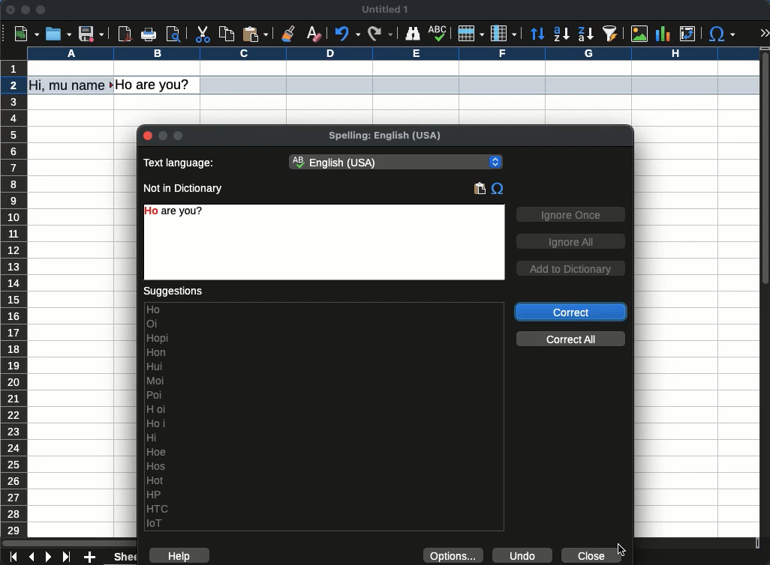  What do you see at coordinates (158, 523) in the screenshot?
I see `IoT` at bounding box center [158, 523].